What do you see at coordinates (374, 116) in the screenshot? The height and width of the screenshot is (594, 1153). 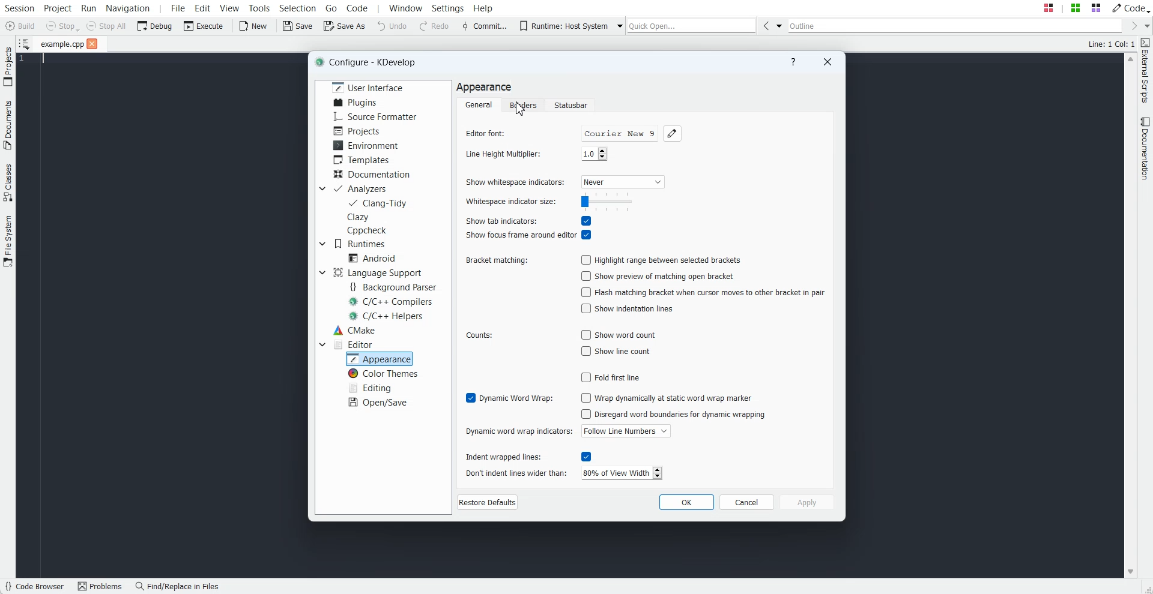 I see `Source Formatter` at bounding box center [374, 116].